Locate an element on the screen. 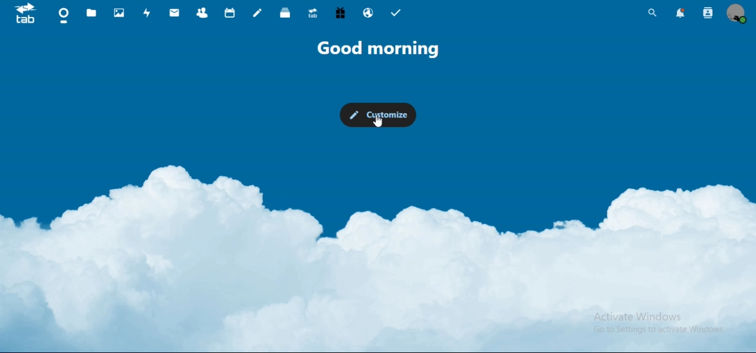 The height and width of the screenshot is (353, 756). mail is located at coordinates (175, 12).